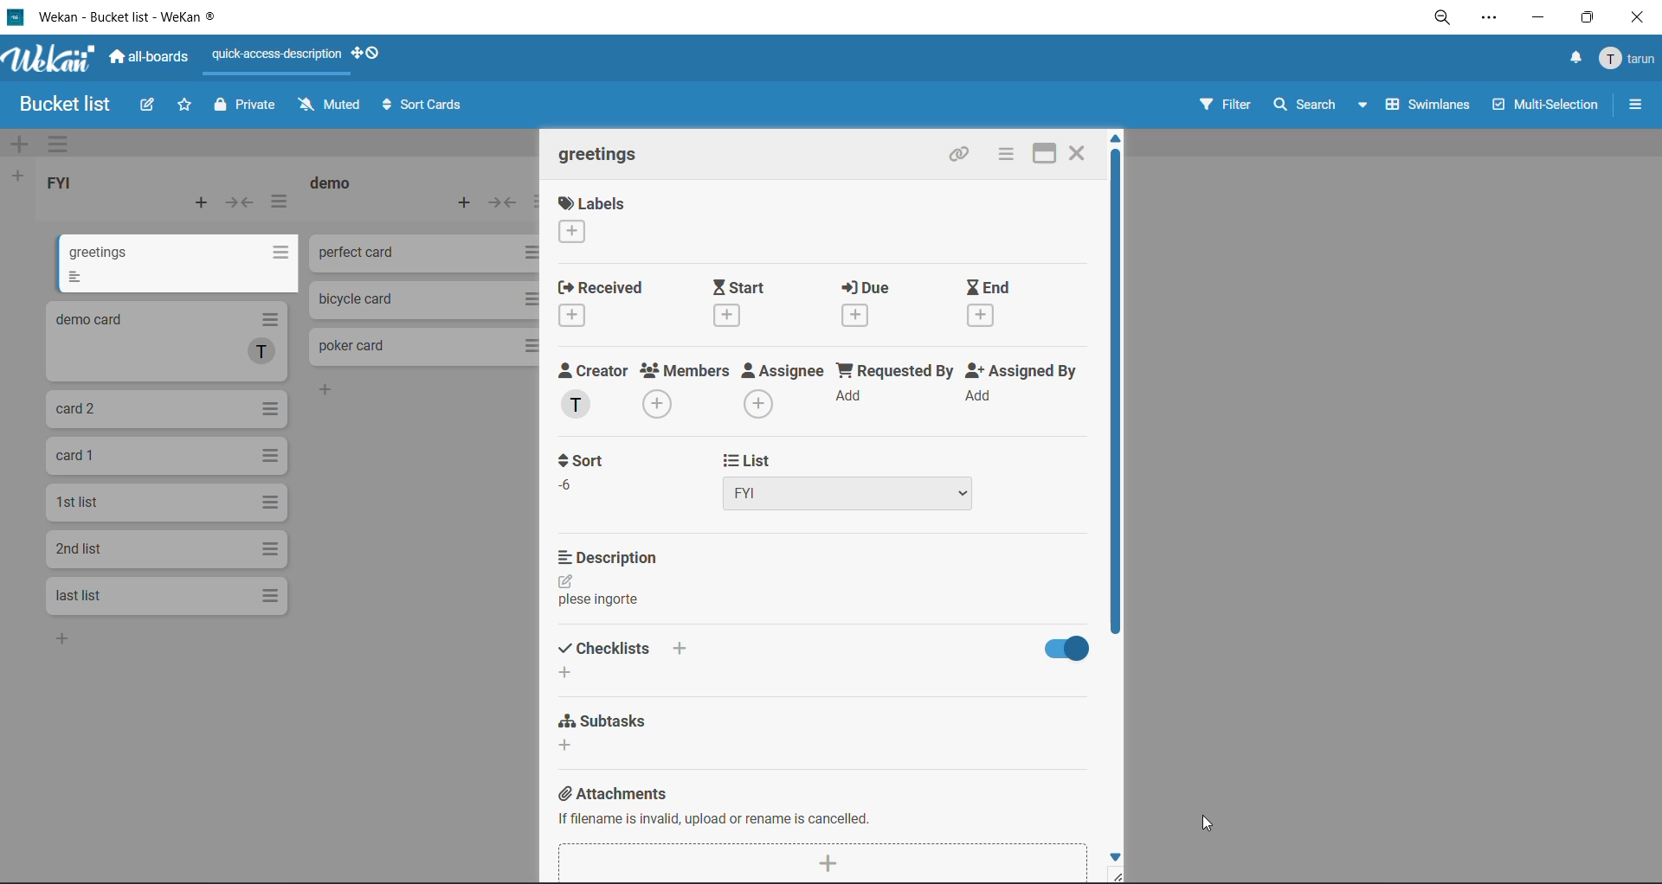  Describe the element at coordinates (578, 471) in the screenshot. I see `sort` at that location.